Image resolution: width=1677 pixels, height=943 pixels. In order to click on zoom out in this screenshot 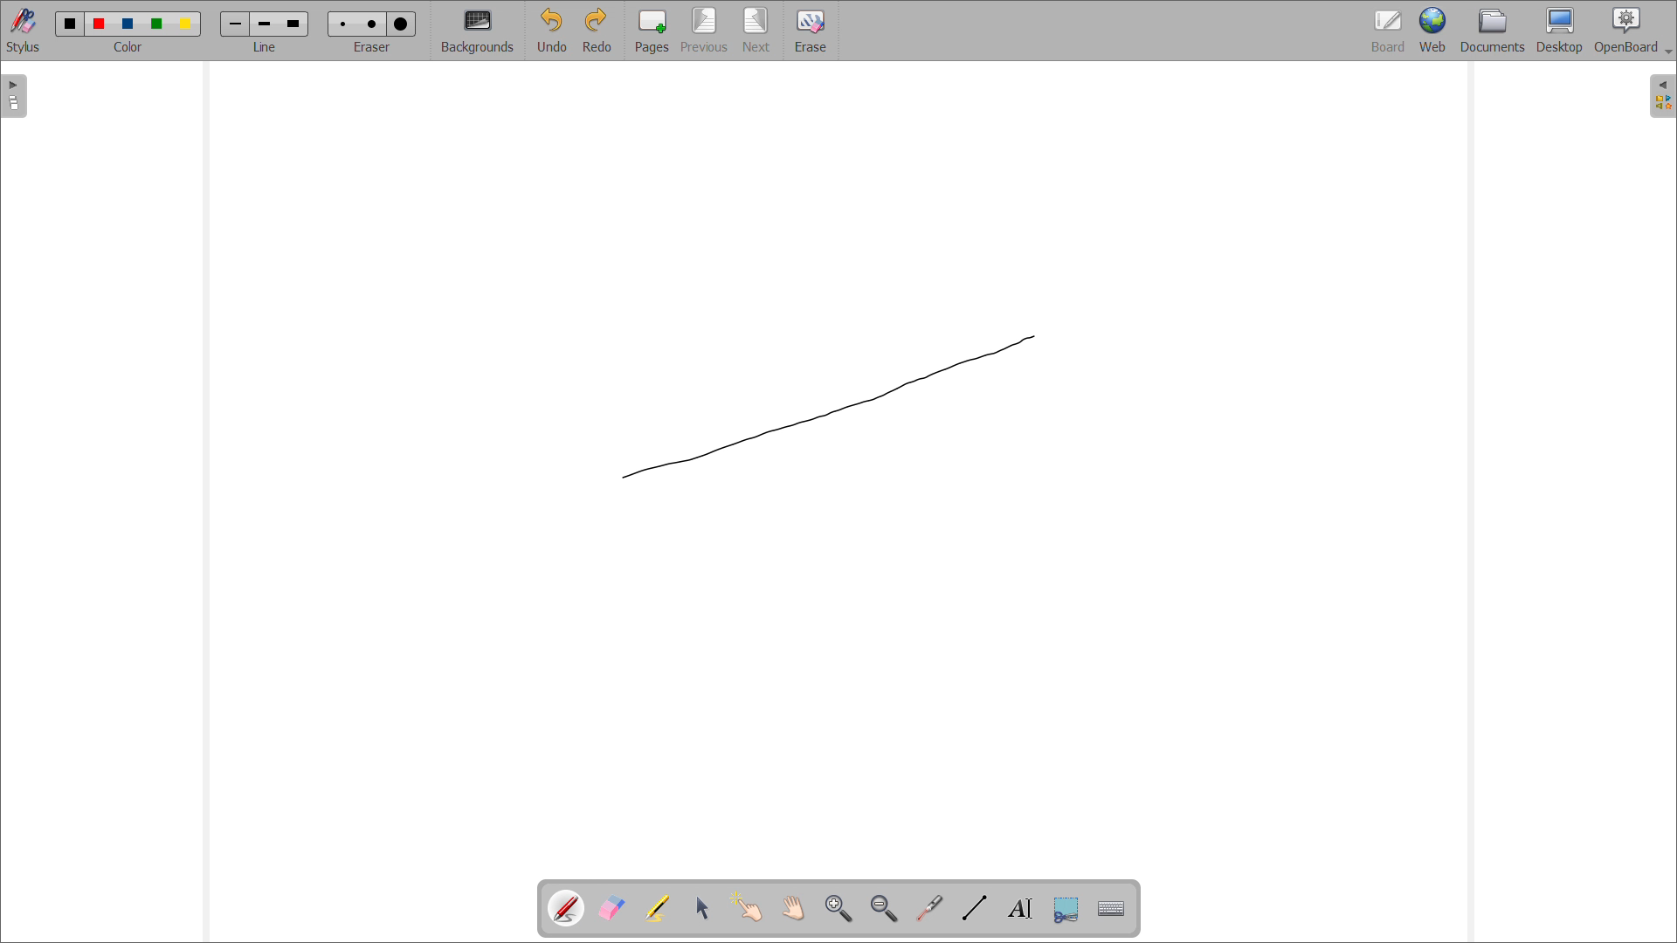, I will do `click(885, 908)`.